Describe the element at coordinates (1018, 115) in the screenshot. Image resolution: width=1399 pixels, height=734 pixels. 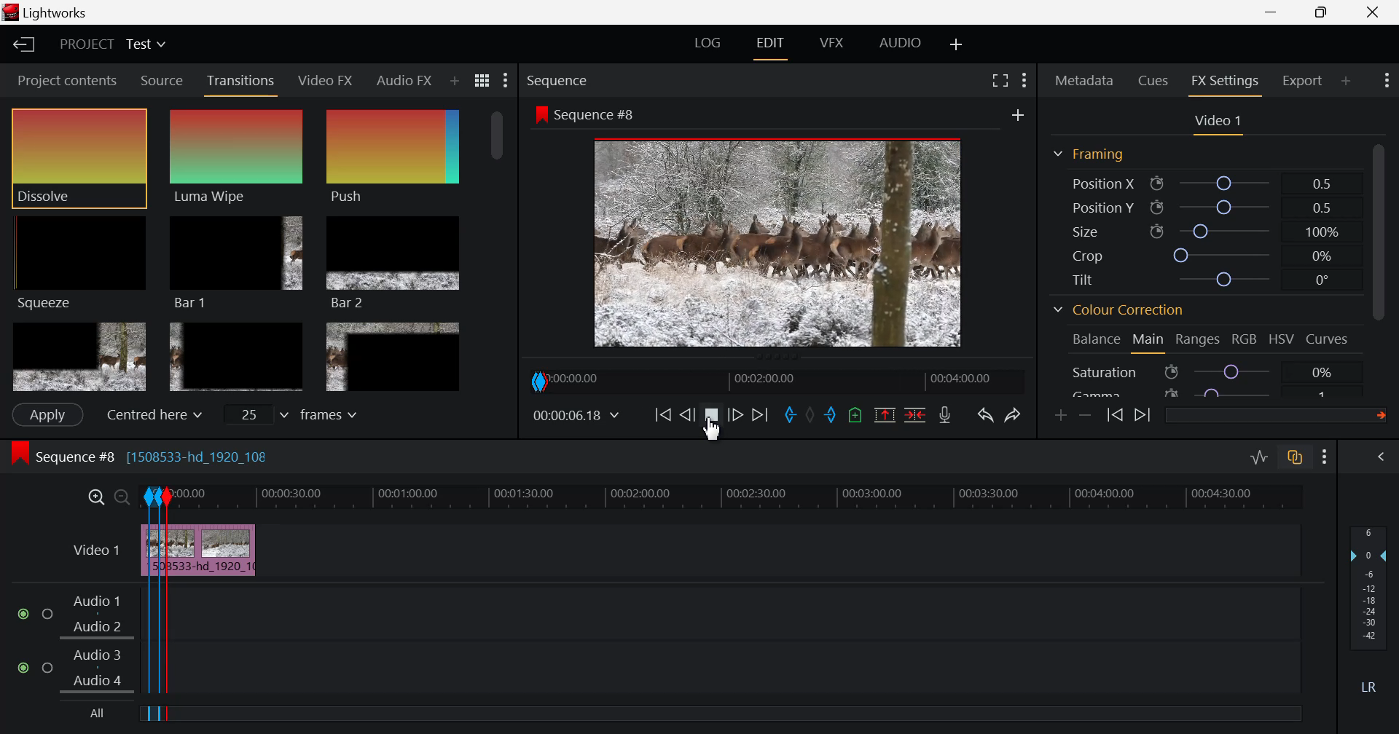
I see `Add` at that location.